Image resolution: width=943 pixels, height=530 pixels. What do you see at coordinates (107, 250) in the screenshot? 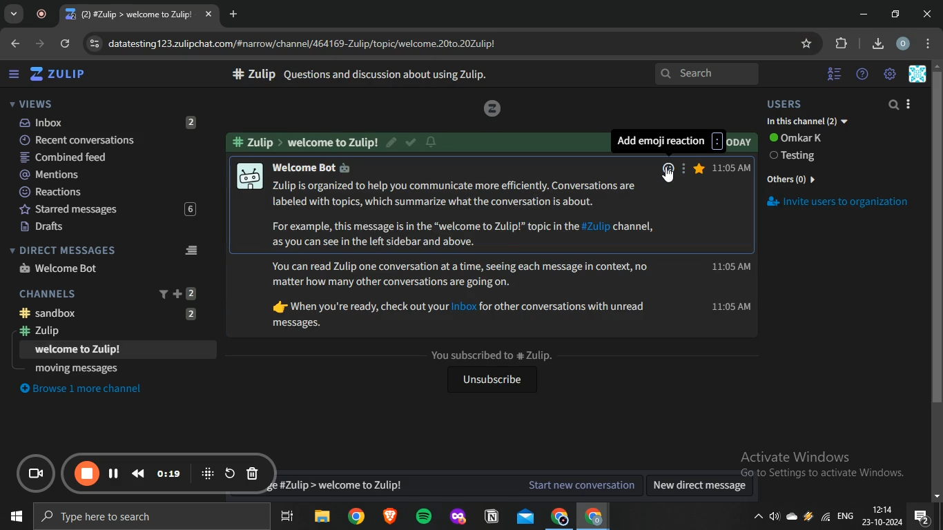
I see `direct messages` at bounding box center [107, 250].